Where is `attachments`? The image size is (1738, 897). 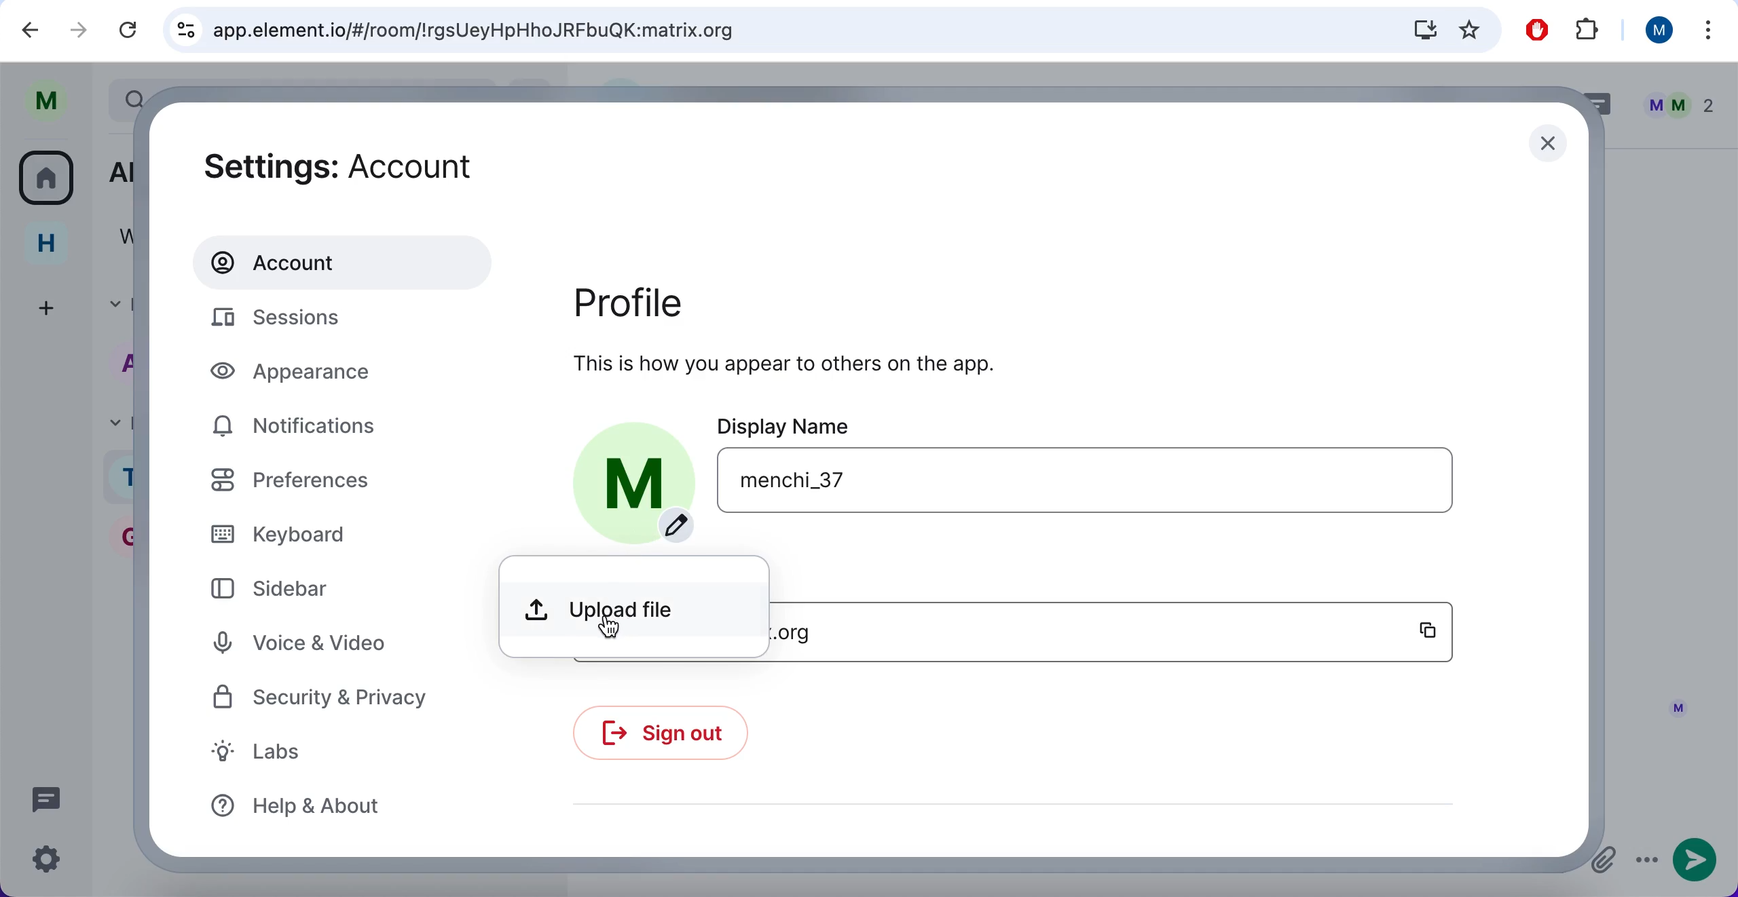
attachments is located at coordinates (1603, 862).